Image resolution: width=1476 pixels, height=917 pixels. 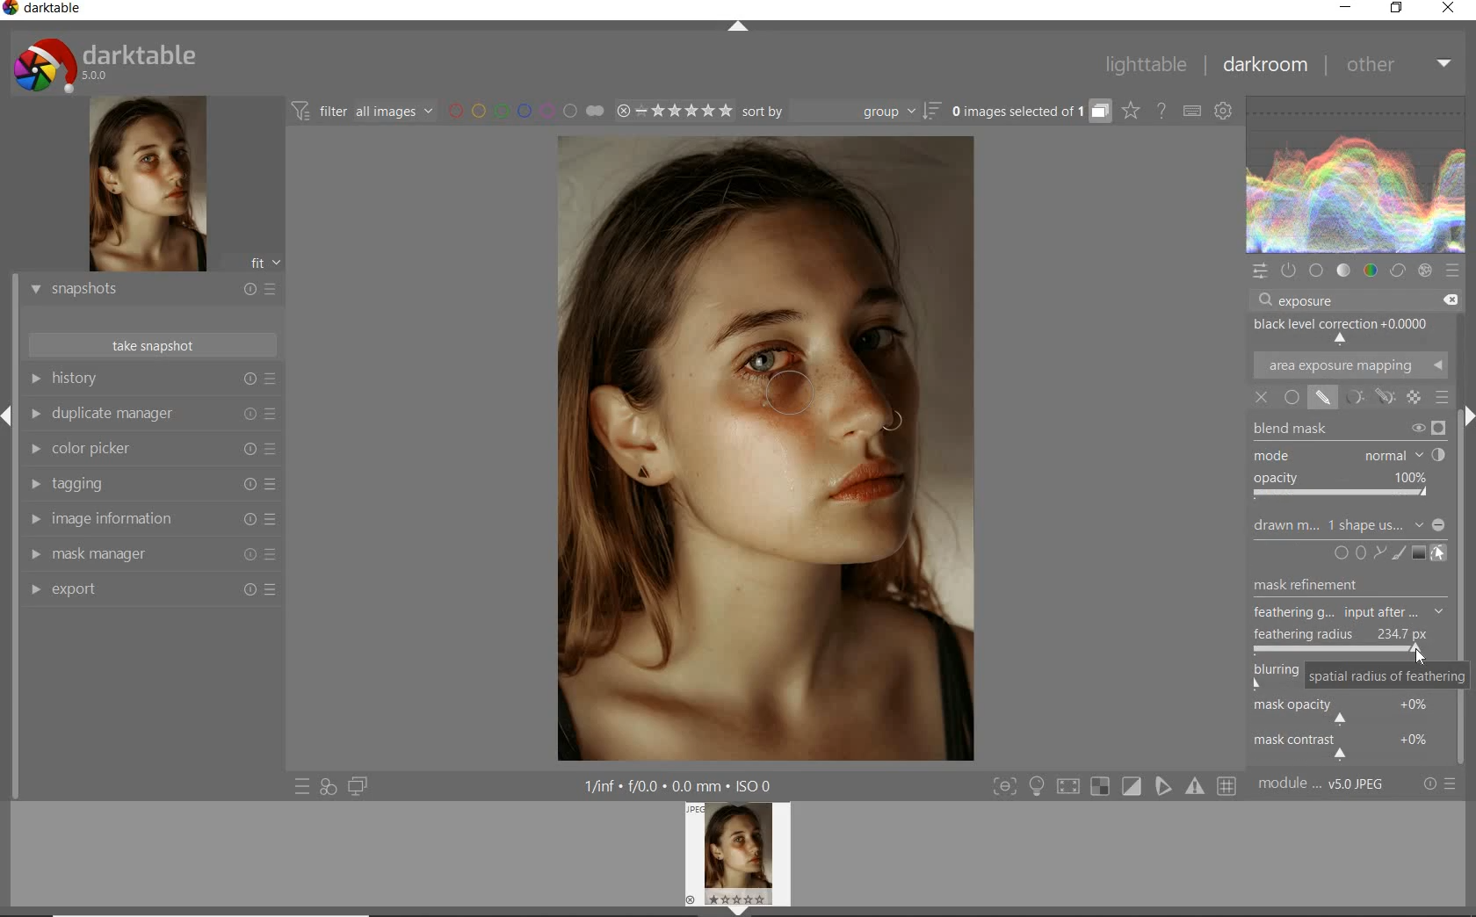 I want to click on take snapshots, so click(x=154, y=345).